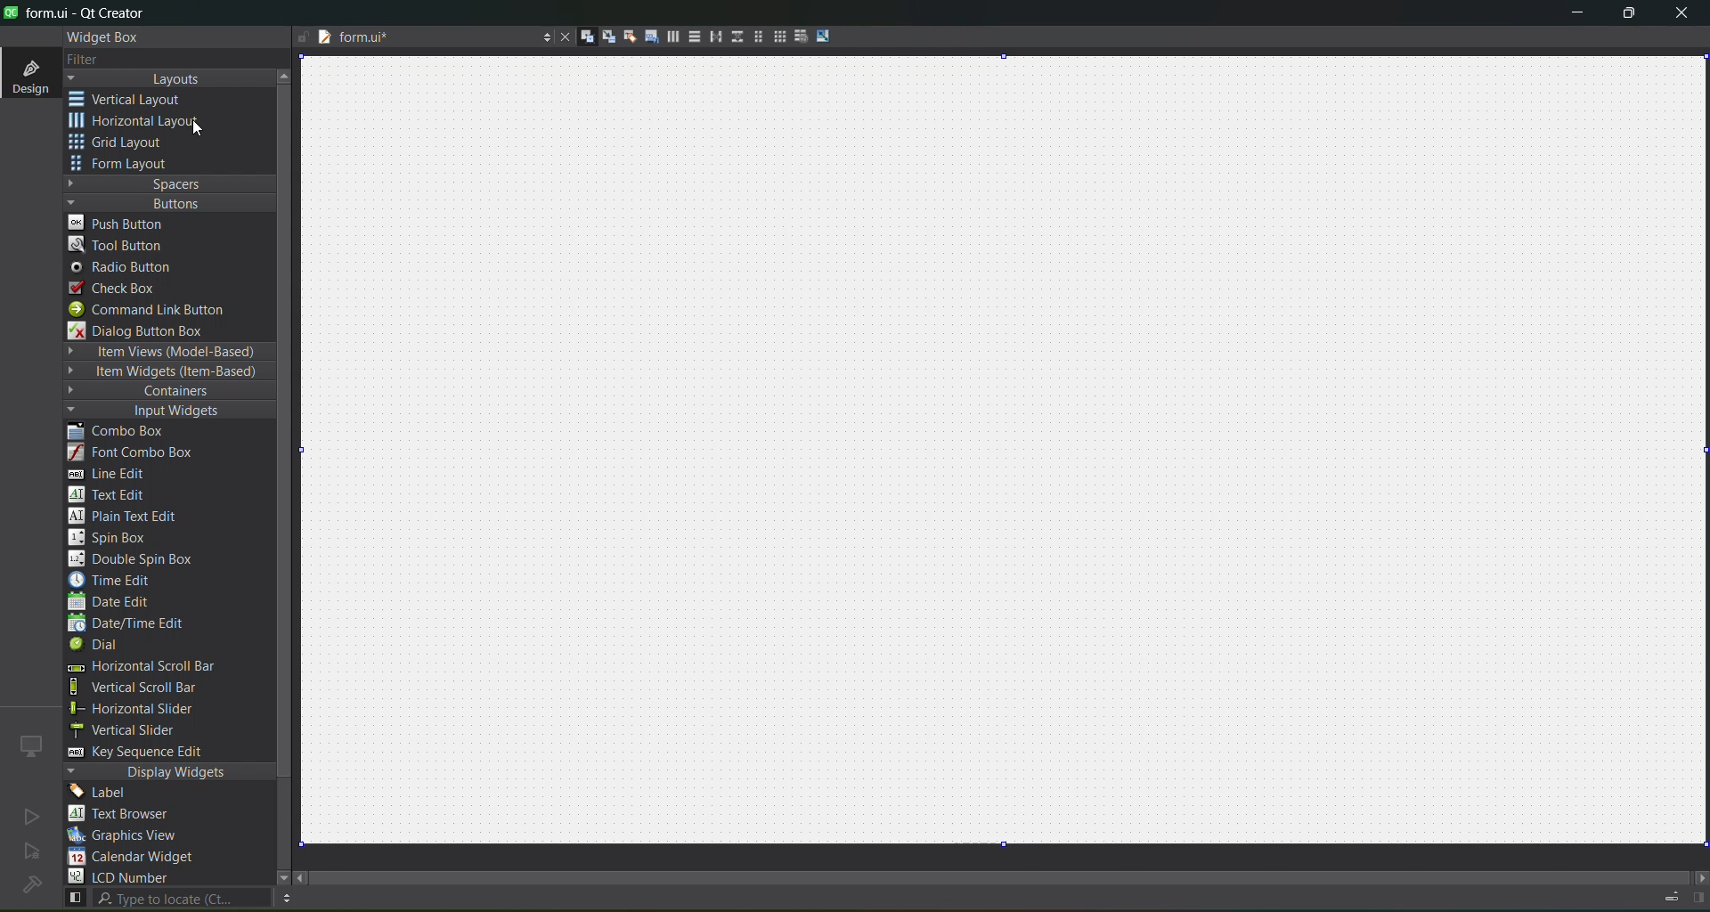 The height and width of the screenshot is (912, 1710). What do you see at coordinates (31, 816) in the screenshot?
I see `no active project` at bounding box center [31, 816].